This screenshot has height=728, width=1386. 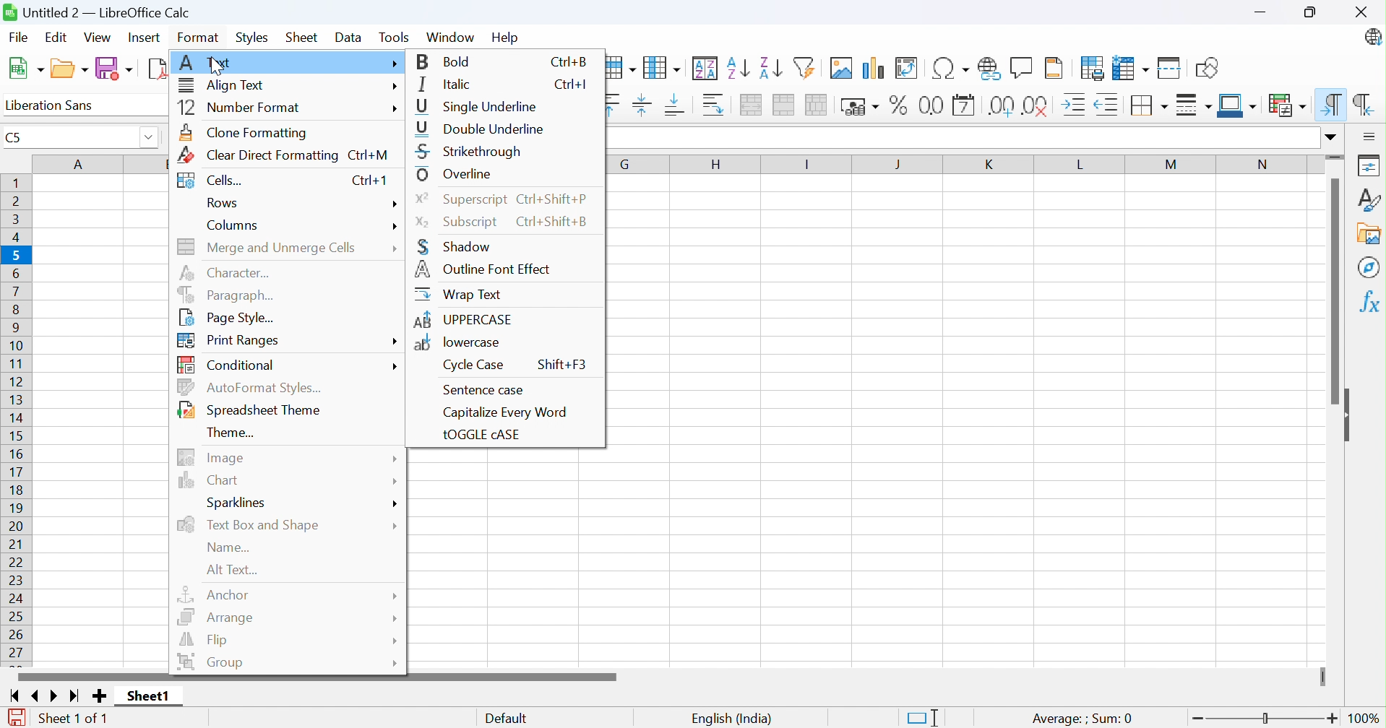 What do you see at coordinates (395, 245) in the screenshot?
I see `More` at bounding box center [395, 245].